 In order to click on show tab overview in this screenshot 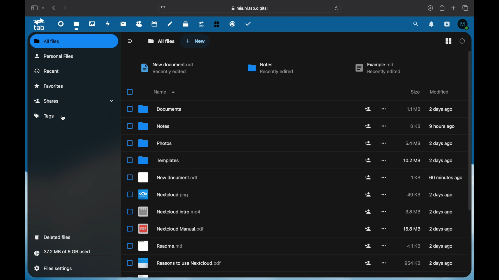, I will do `click(466, 8)`.